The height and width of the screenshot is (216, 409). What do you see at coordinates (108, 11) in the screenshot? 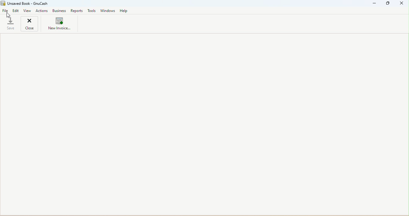
I see `Windows` at bounding box center [108, 11].